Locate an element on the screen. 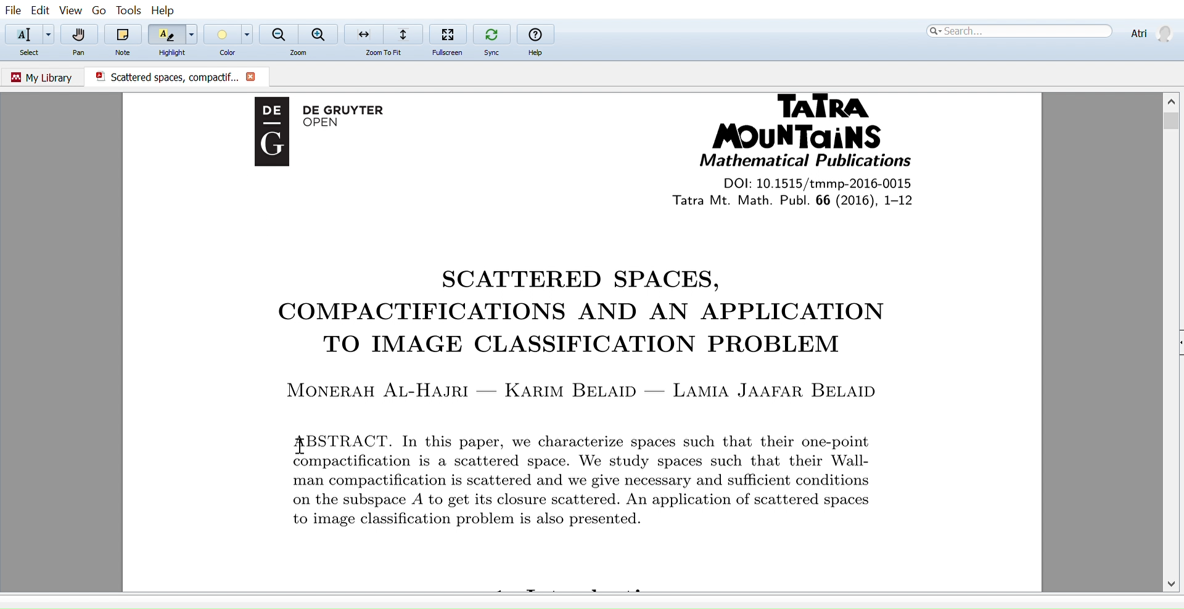 The width and height of the screenshot is (1184, 609). Sync is located at coordinates (491, 52).